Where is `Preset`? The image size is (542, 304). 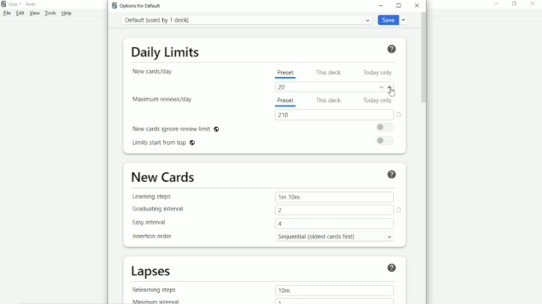
Preset is located at coordinates (285, 102).